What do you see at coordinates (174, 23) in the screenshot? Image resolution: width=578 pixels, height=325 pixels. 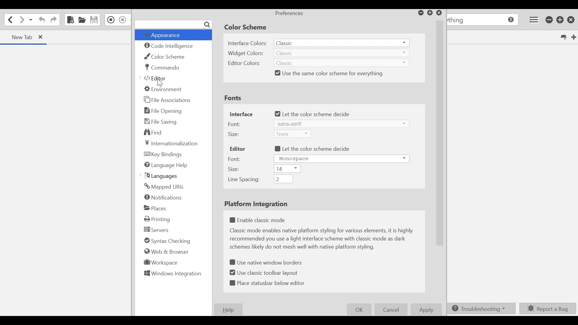 I see `Search` at bounding box center [174, 23].